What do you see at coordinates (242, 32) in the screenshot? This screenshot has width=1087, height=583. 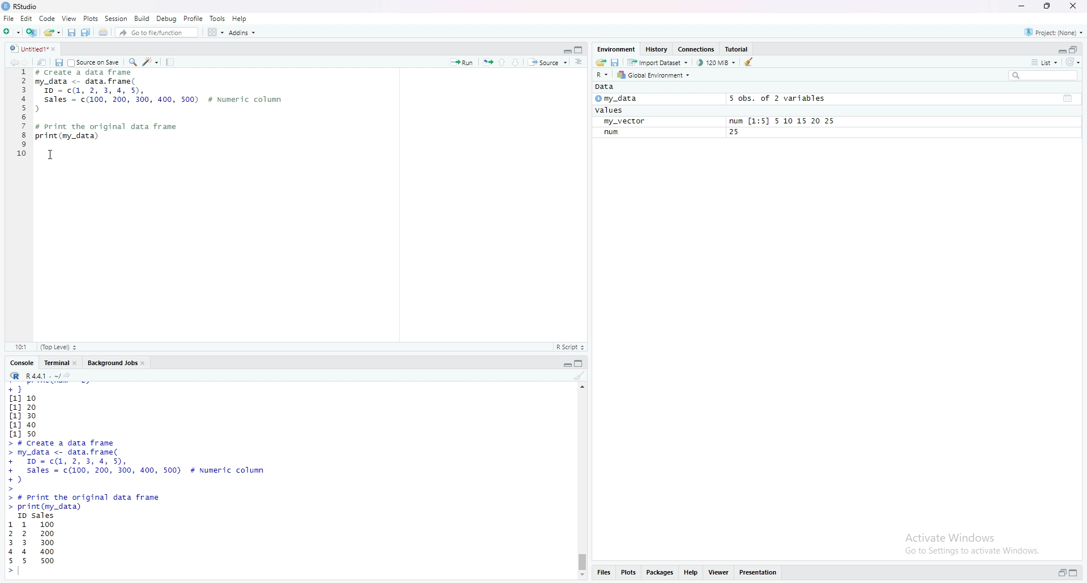 I see `addins` at bounding box center [242, 32].